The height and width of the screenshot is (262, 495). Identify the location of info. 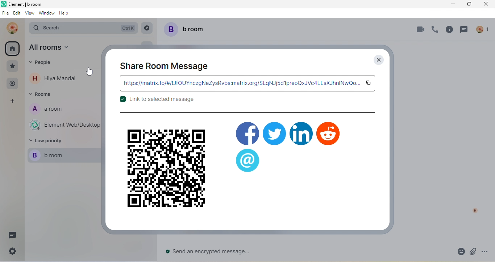
(449, 31).